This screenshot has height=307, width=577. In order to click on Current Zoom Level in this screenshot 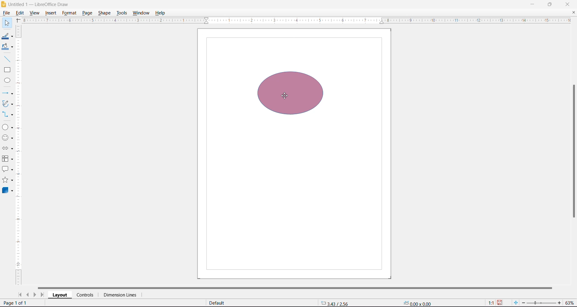, I will do `click(569, 303)`.